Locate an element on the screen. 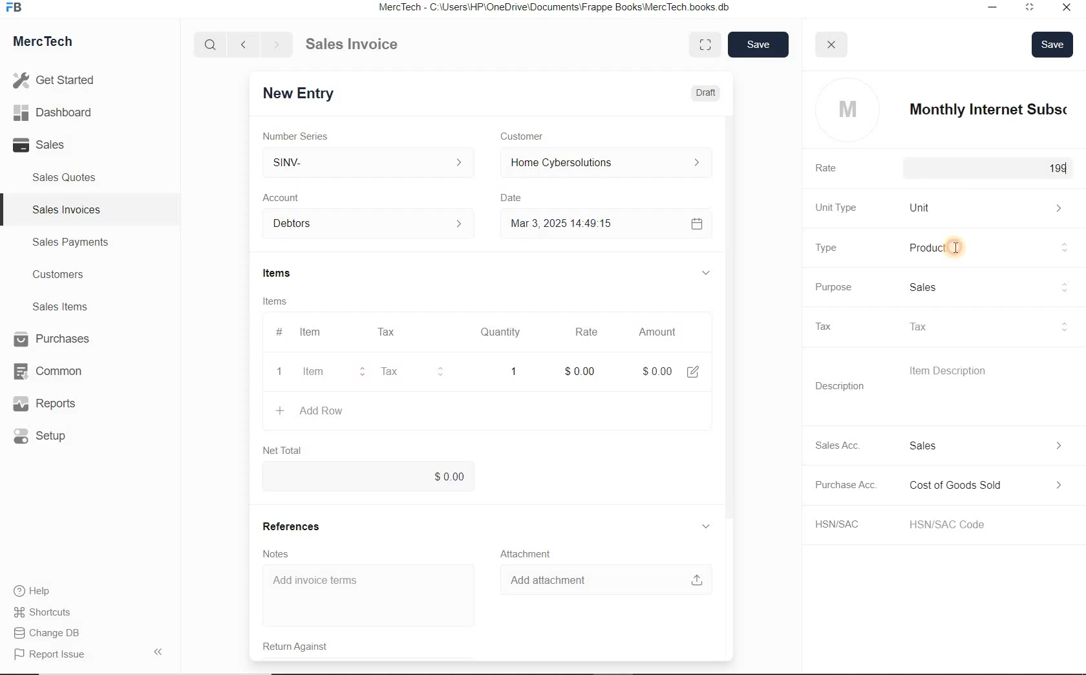  Net Total is located at coordinates (281, 450).